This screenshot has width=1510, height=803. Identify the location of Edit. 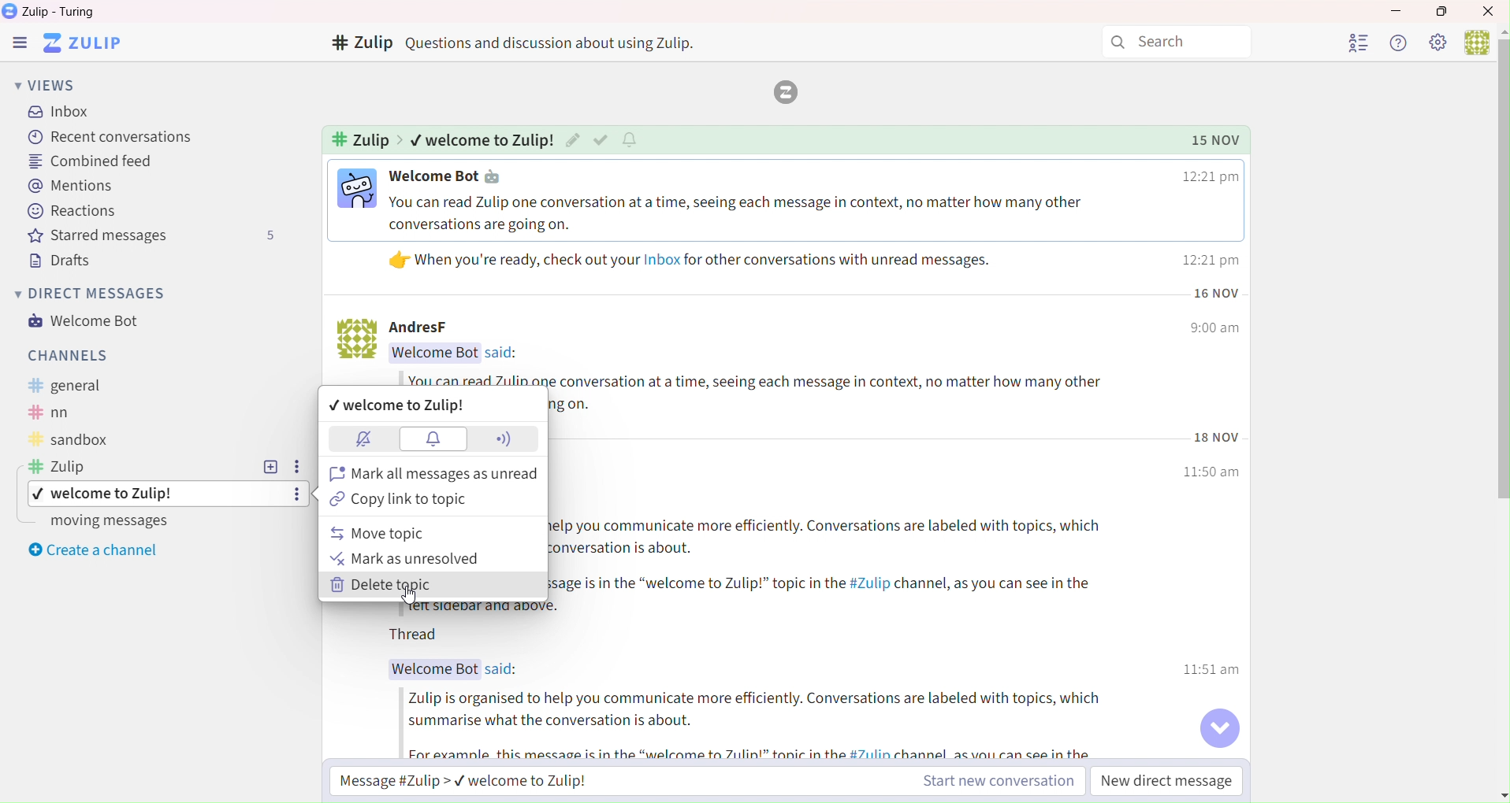
(571, 139).